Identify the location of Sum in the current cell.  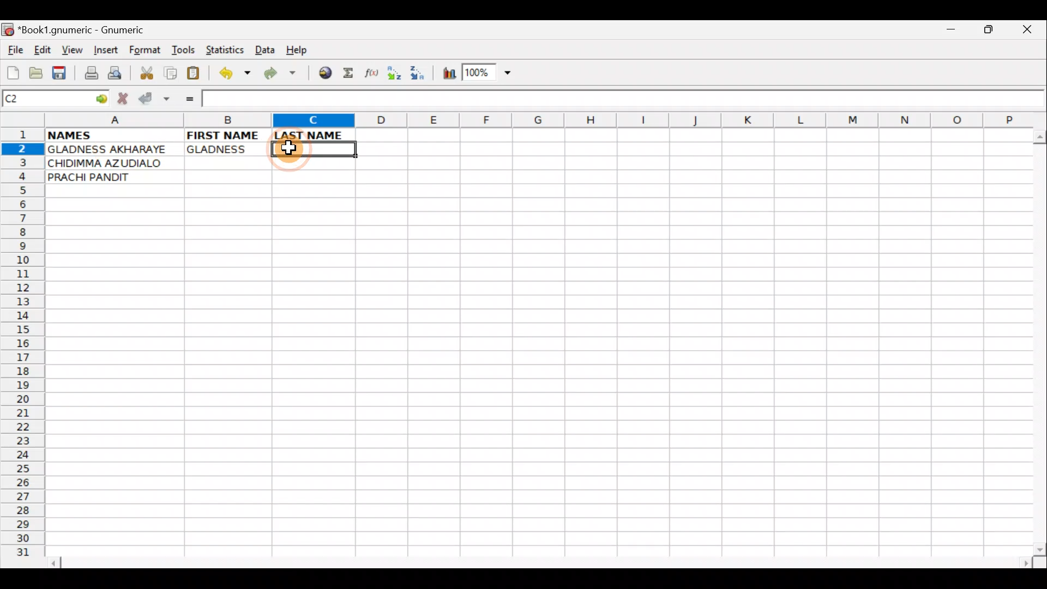
(352, 74).